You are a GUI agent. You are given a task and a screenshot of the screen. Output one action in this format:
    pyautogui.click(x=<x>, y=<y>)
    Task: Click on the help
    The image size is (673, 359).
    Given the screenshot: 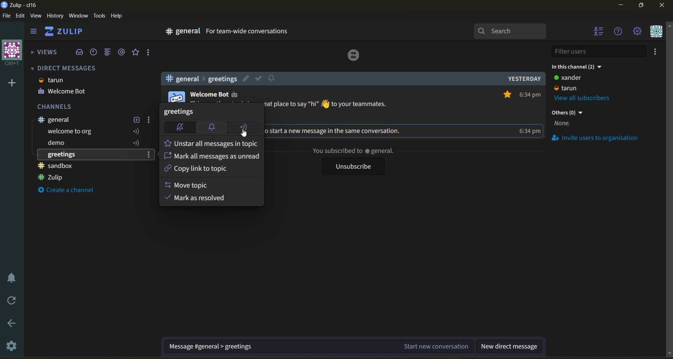 What is the action you would take?
    pyautogui.click(x=119, y=17)
    